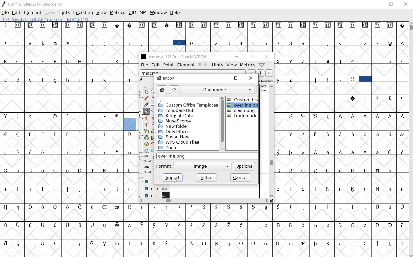  Describe the element at coordinates (146, 92) in the screenshot. I see `point` at that location.